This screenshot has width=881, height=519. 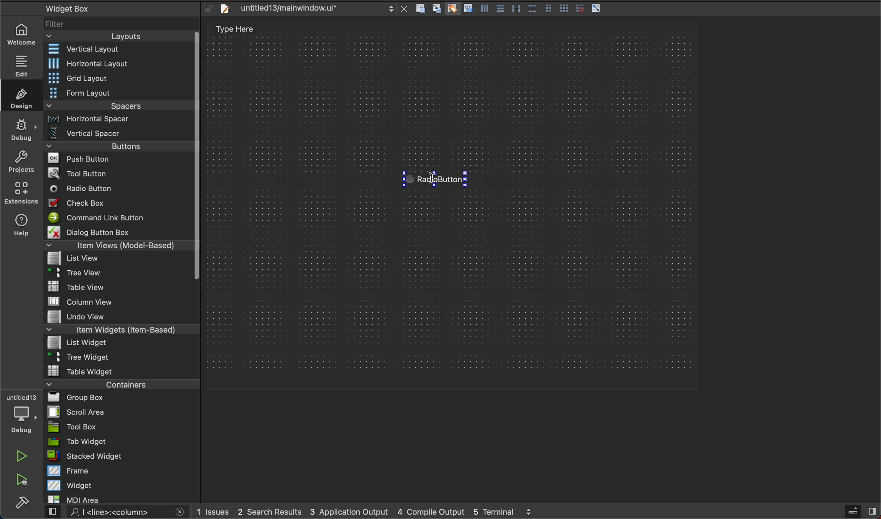 I want to click on tree widget, so click(x=123, y=358).